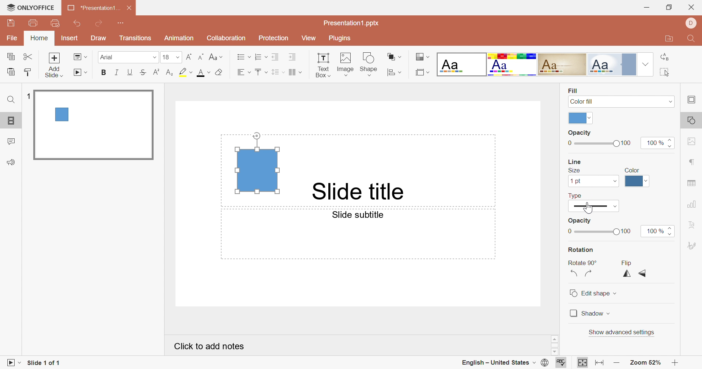  I want to click on Underline, so click(130, 71).